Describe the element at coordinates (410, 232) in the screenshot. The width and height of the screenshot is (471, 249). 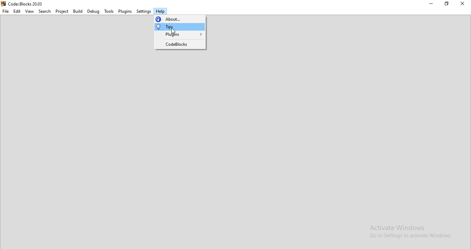
I see `Activate Windows` at that location.